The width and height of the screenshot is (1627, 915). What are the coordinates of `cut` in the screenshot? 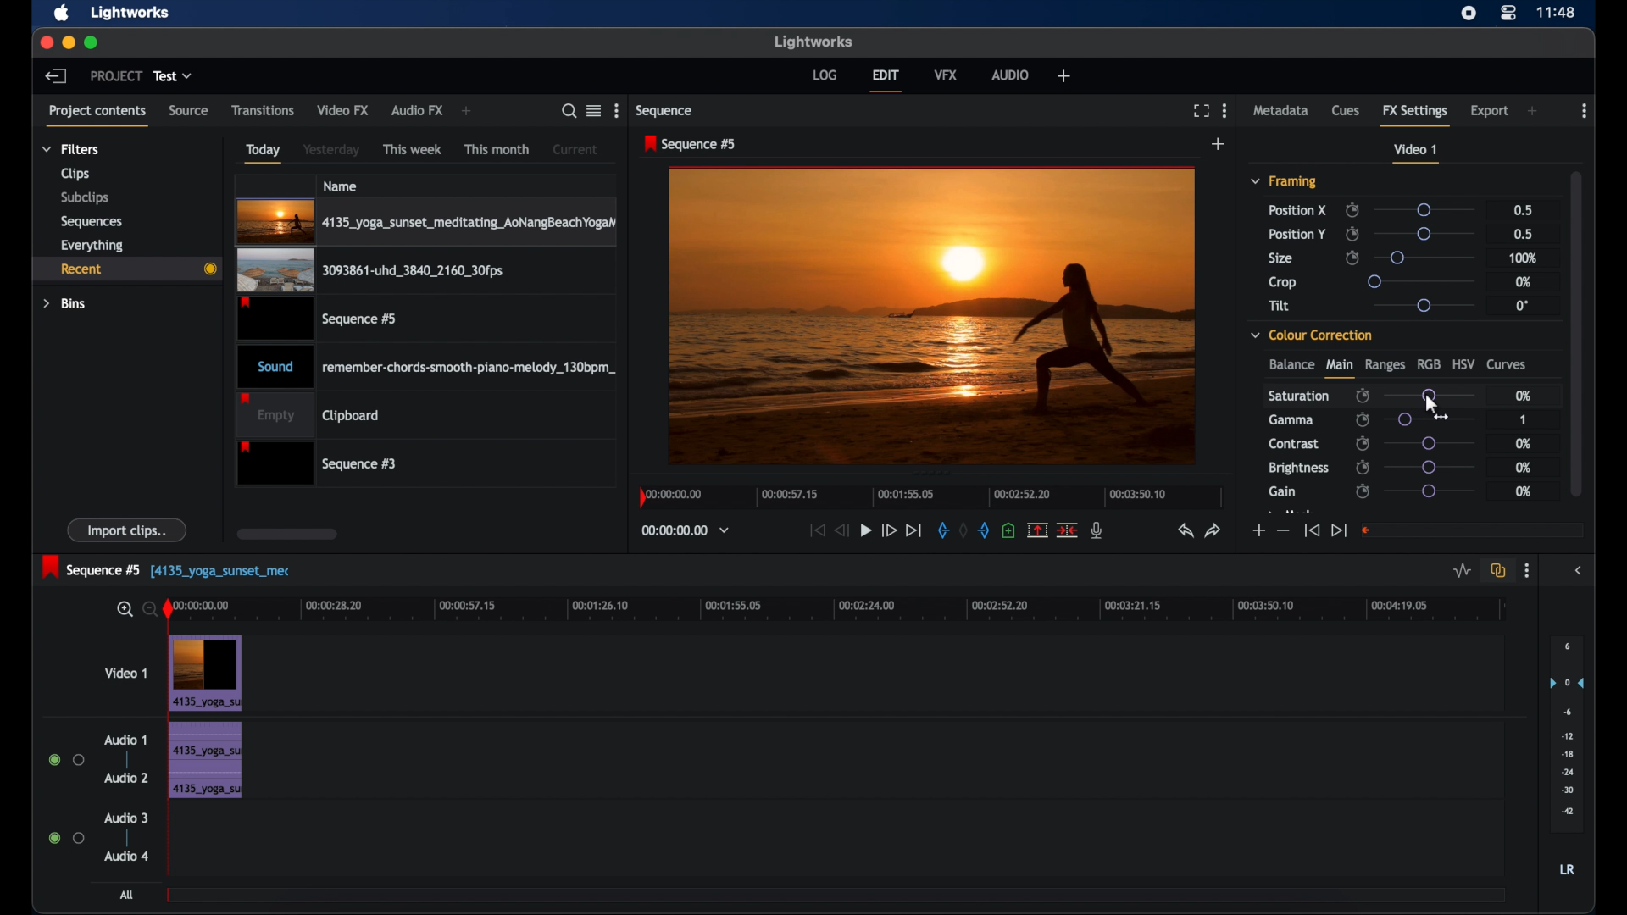 It's located at (1068, 530).